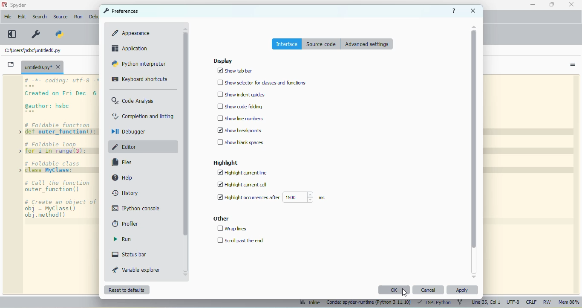 The image size is (582, 308). What do you see at coordinates (239, 130) in the screenshot?
I see `show breakpoints` at bounding box center [239, 130].